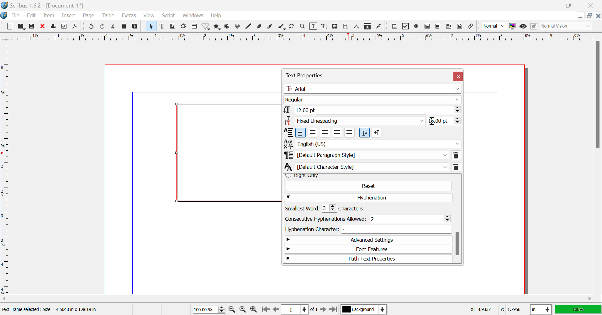  I want to click on Undo, so click(91, 27).